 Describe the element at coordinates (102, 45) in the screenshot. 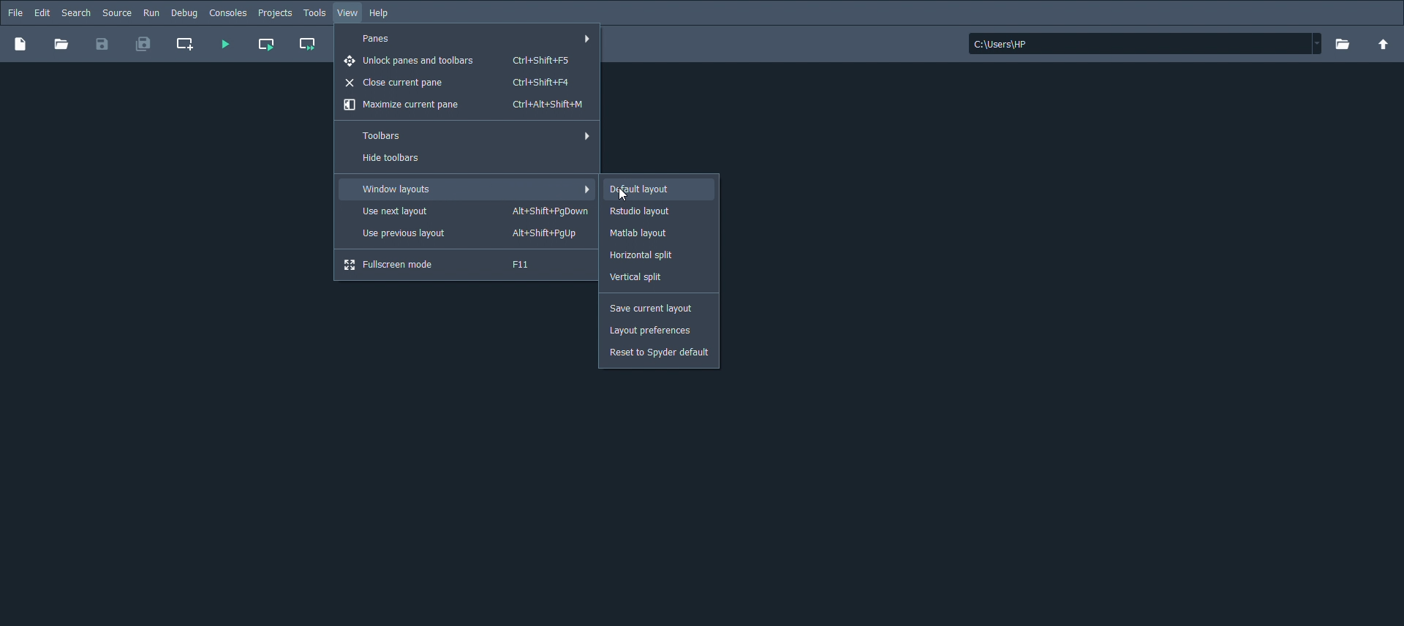

I see `Save files` at that location.